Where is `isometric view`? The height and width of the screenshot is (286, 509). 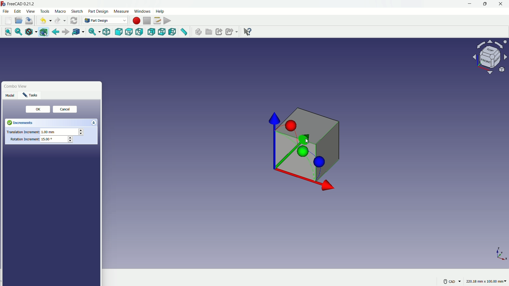
isometric view is located at coordinates (106, 32).